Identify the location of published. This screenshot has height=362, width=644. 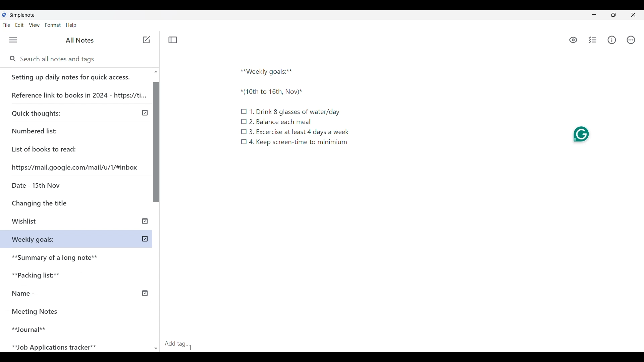
(145, 239).